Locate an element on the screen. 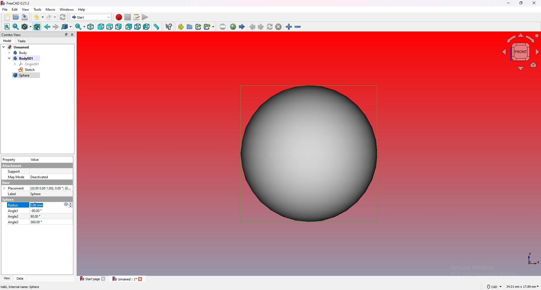 The height and width of the screenshot is (290, 541). navigating cube is located at coordinates (520, 51).